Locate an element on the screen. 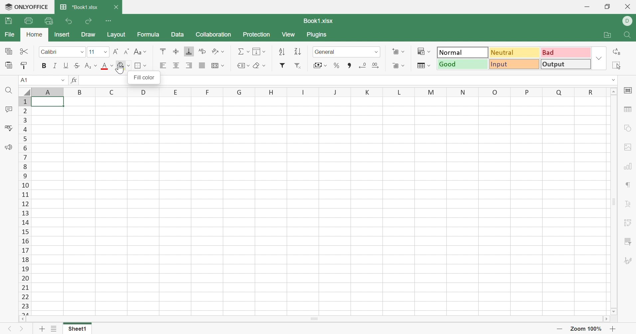  Scroll Bottom is located at coordinates (613, 312).